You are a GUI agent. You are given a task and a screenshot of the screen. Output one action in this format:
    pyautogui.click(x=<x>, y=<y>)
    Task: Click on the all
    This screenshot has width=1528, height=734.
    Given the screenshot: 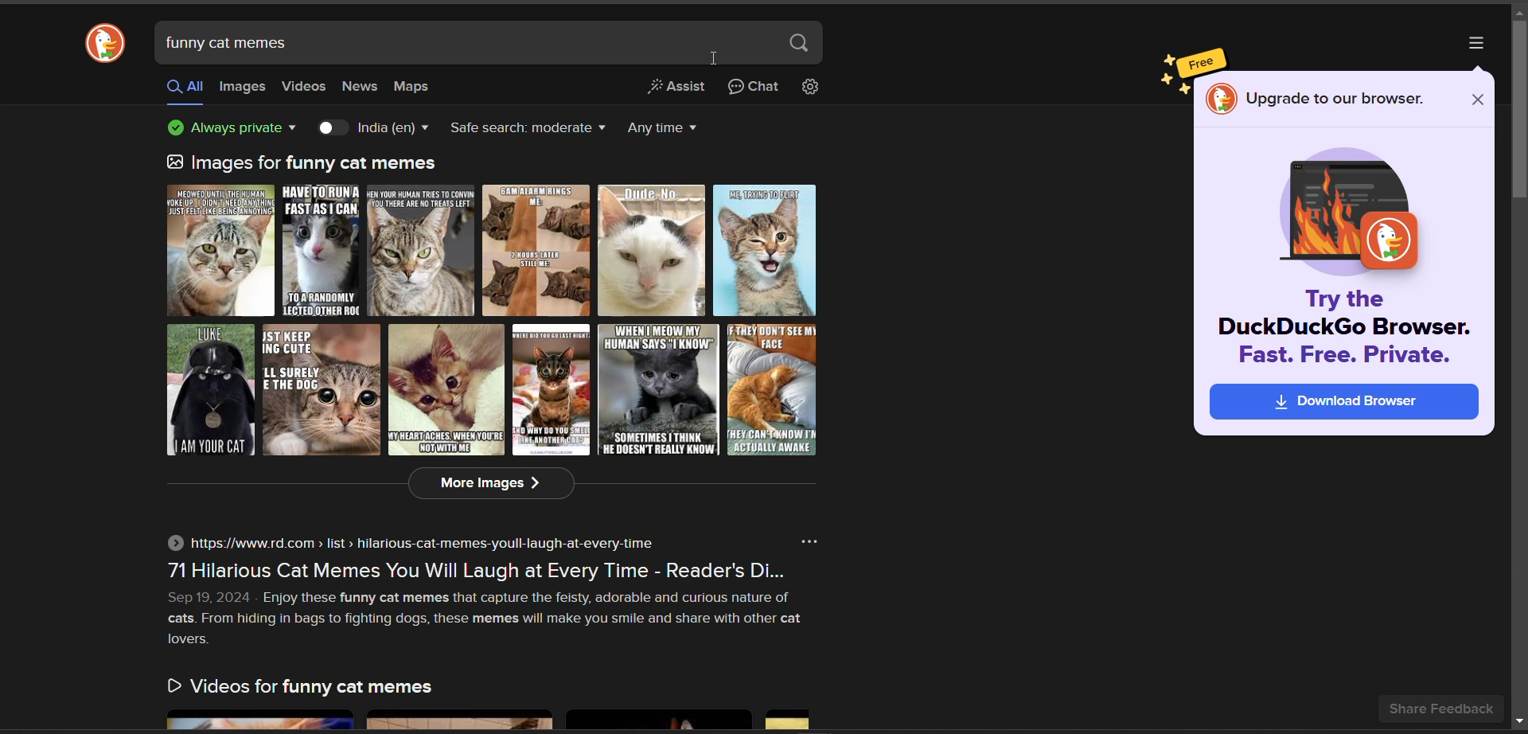 What is the action you would take?
    pyautogui.click(x=181, y=88)
    